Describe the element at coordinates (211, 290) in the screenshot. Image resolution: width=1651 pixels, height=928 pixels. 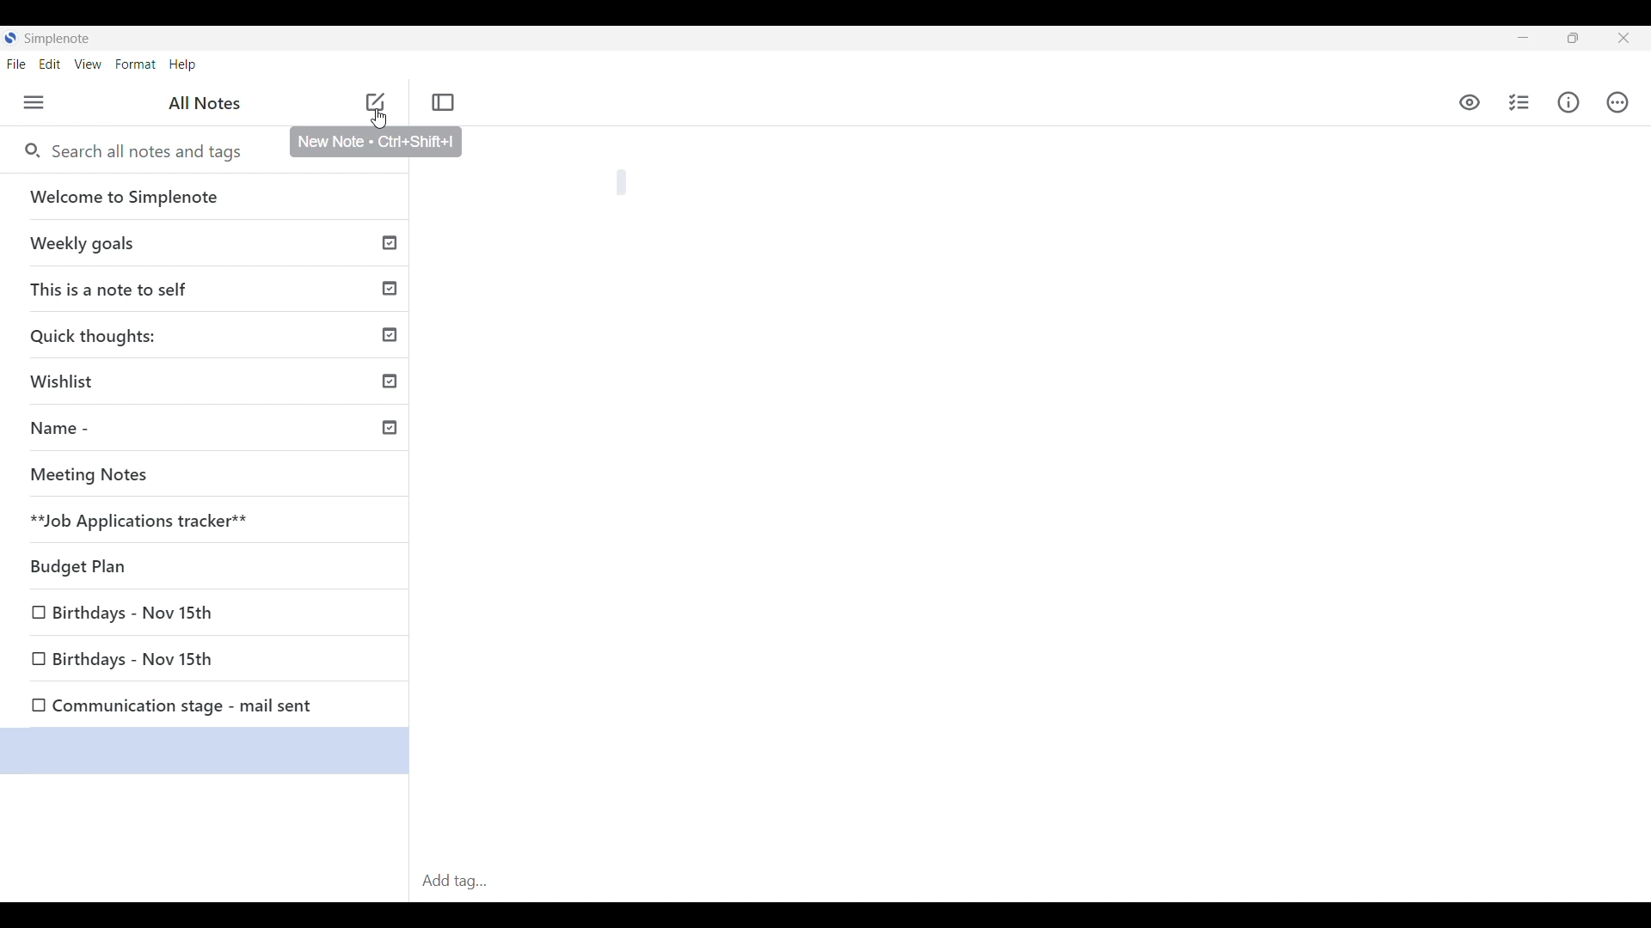
I see `This is a note to self` at that location.